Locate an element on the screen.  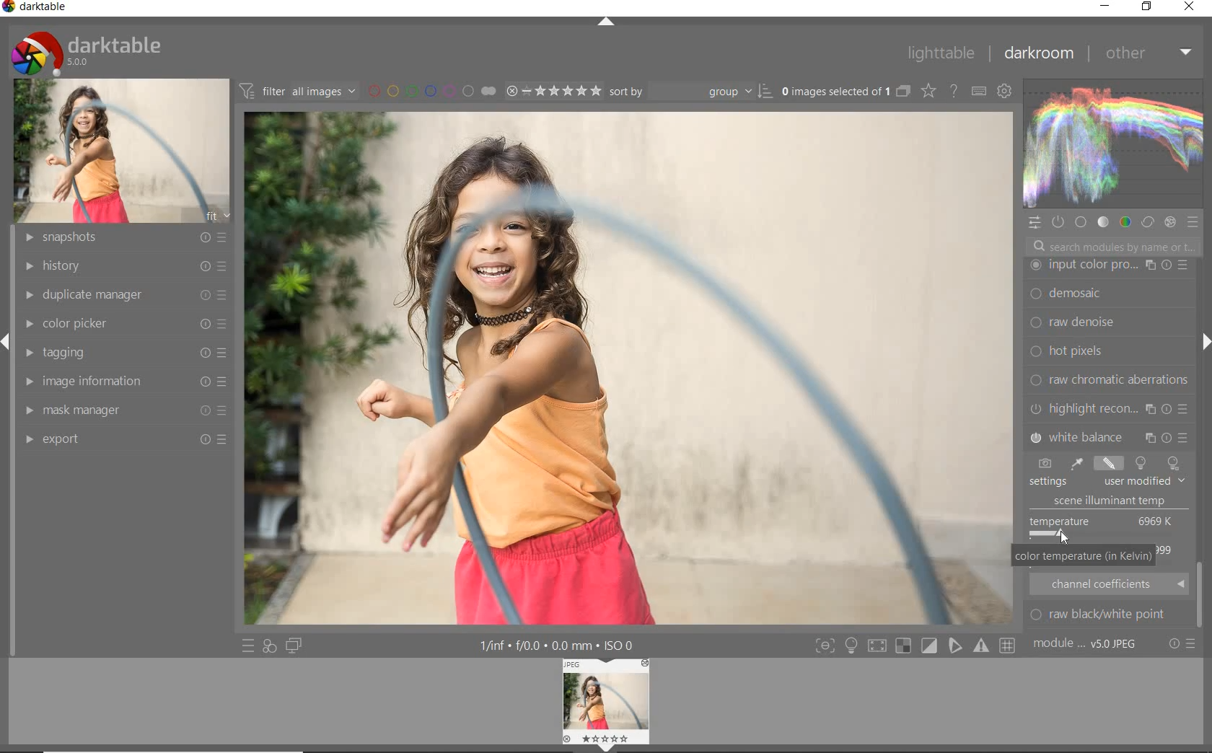
history is located at coordinates (120, 265).